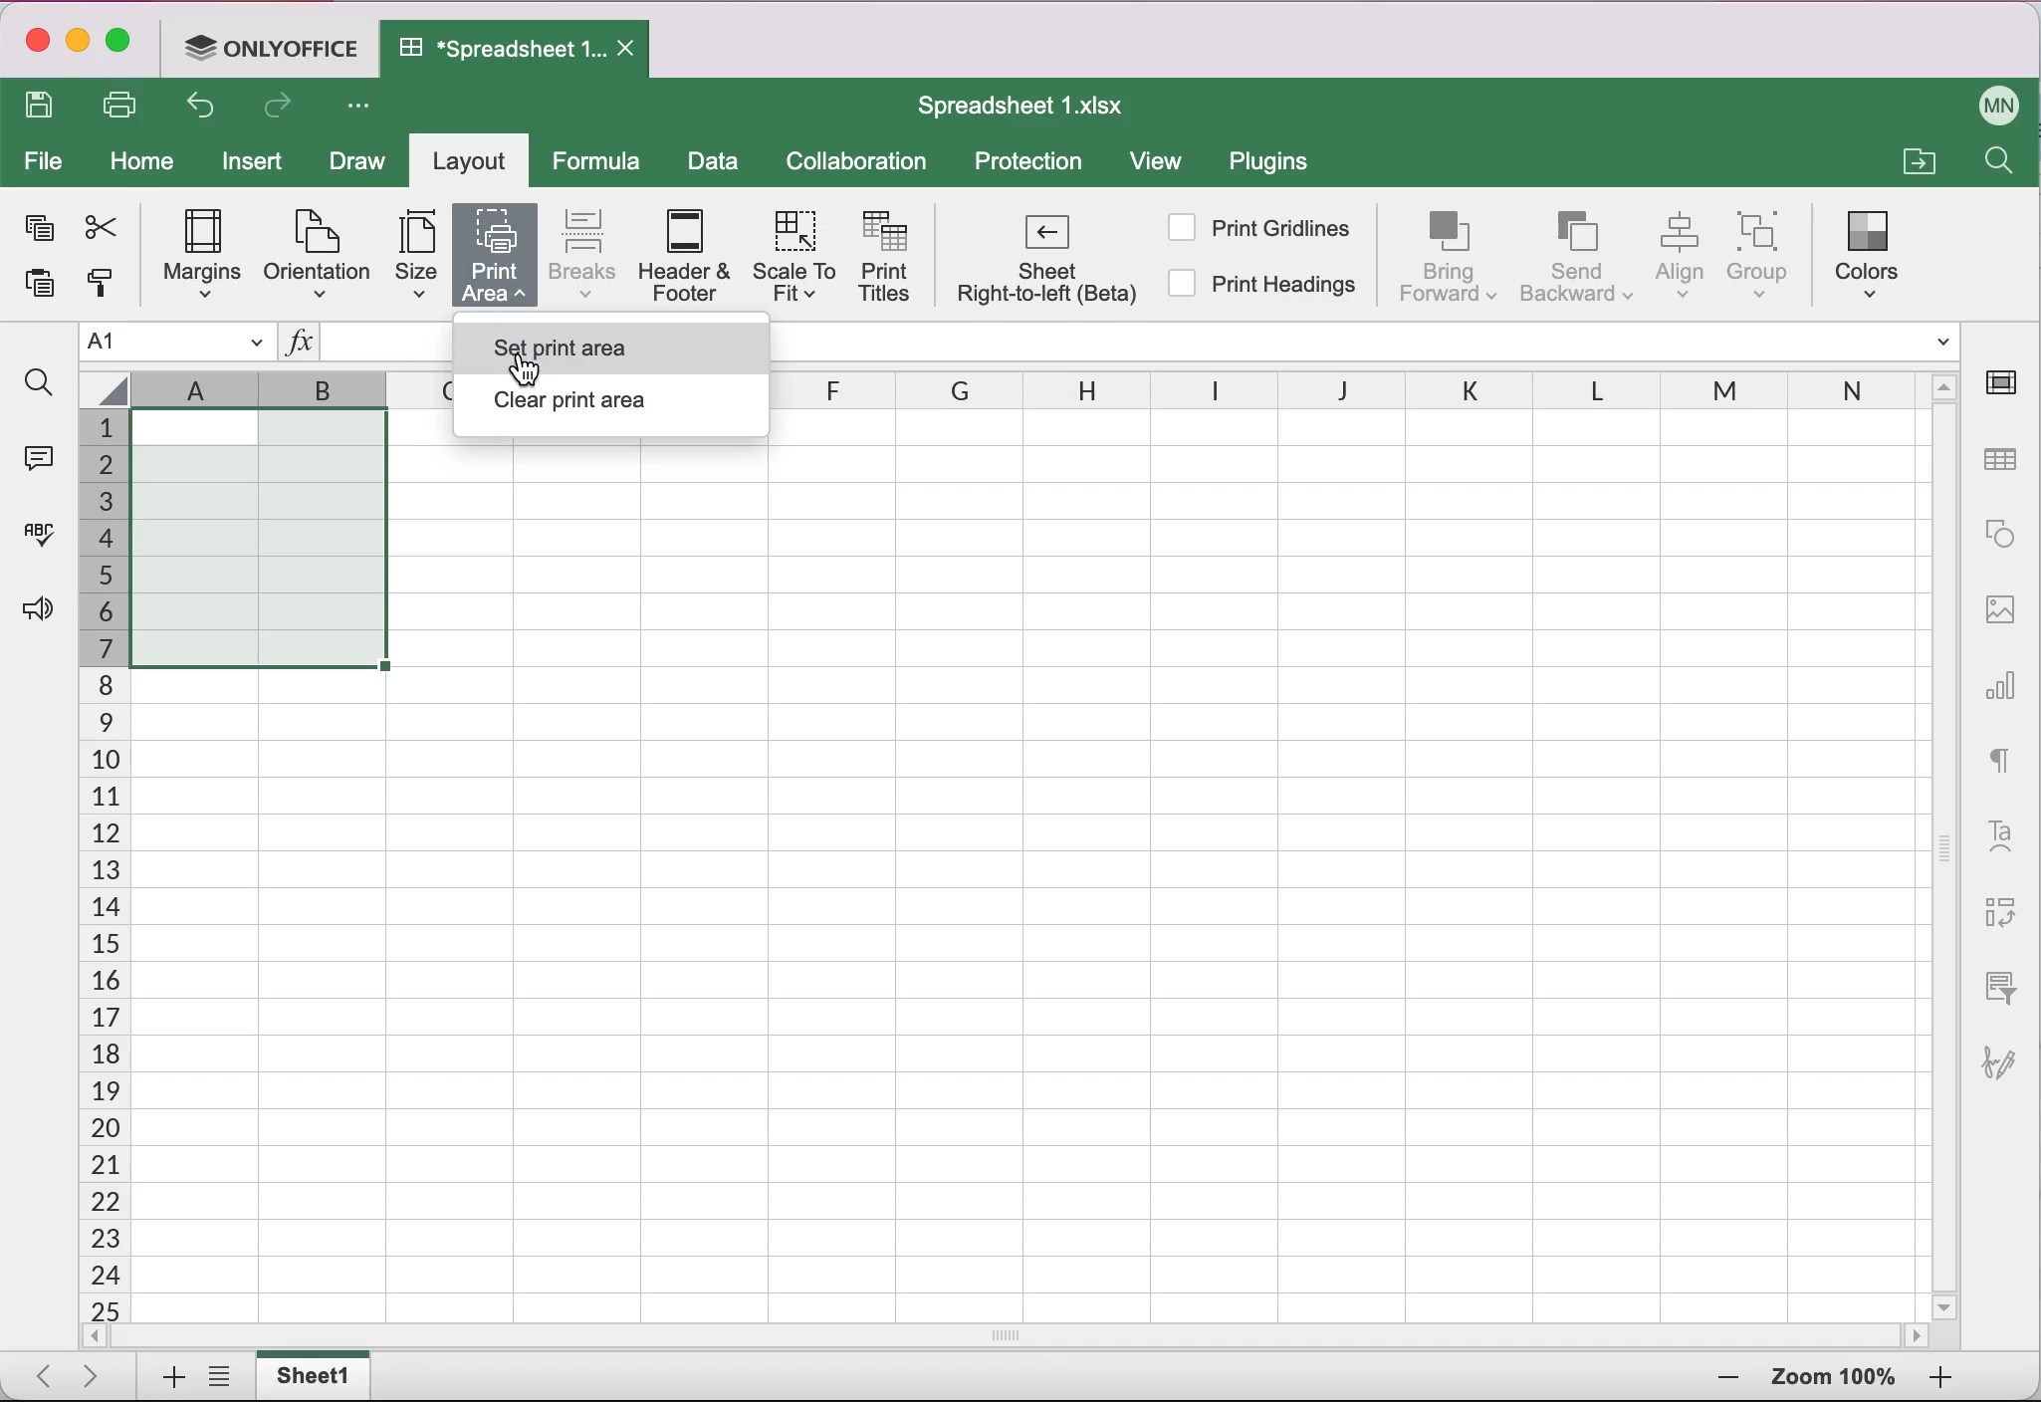 This screenshot has width=2041, height=1402. Describe the element at coordinates (475, 164) in the screenshot. I see `layout` at that location.